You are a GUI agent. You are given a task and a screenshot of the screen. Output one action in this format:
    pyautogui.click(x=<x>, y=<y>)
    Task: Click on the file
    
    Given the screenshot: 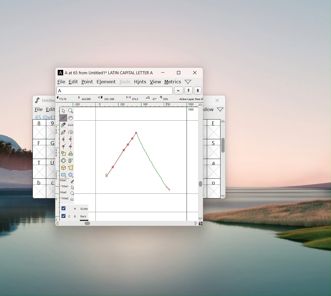 What is the action you would take?
    pyautogui.click(x=61, y=82)
    